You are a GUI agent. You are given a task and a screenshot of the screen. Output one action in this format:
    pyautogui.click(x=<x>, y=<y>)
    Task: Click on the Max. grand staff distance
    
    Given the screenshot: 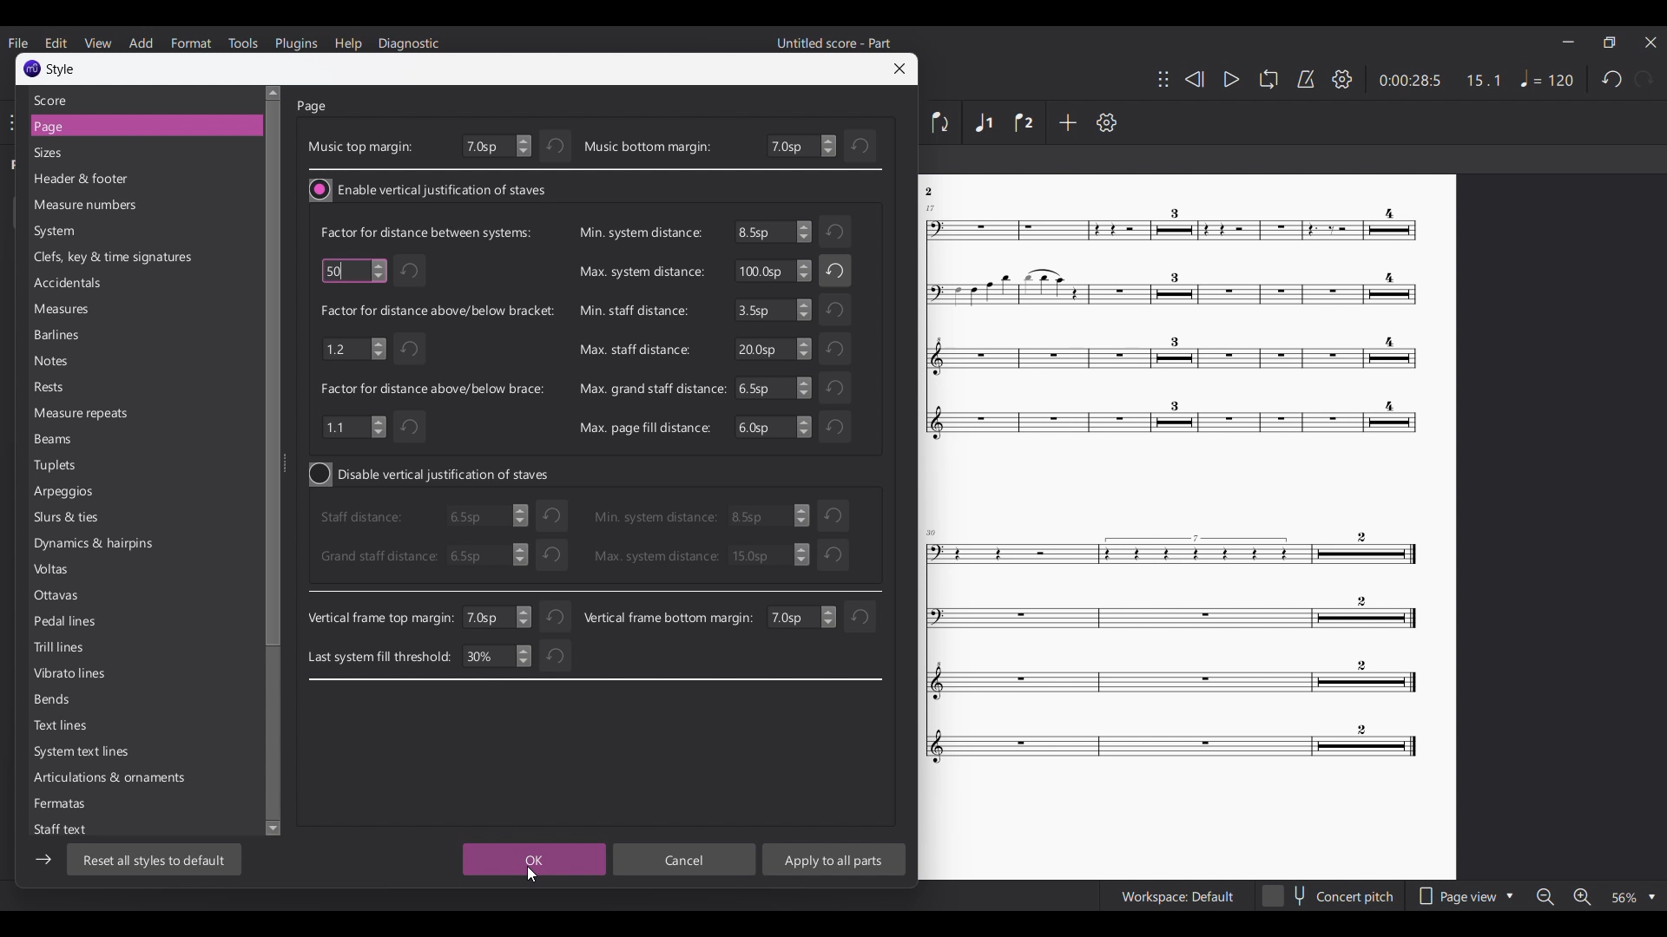 What is the action you would take?
    pyautogui.click(x=652, y=388)
    